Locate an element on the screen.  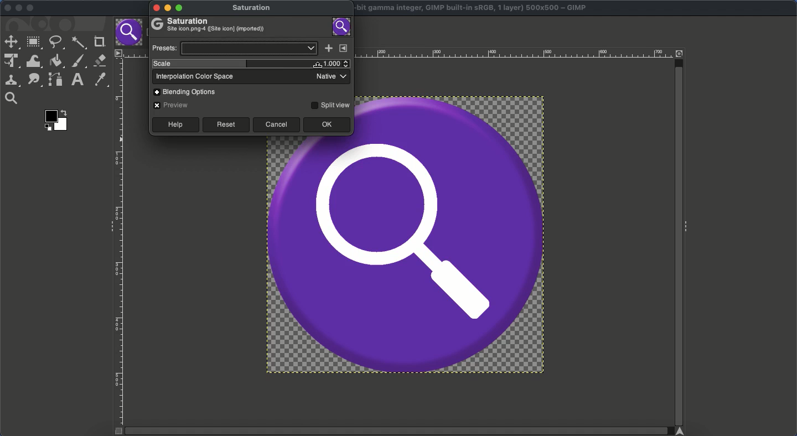
Add is located at coordinates (328, 49).